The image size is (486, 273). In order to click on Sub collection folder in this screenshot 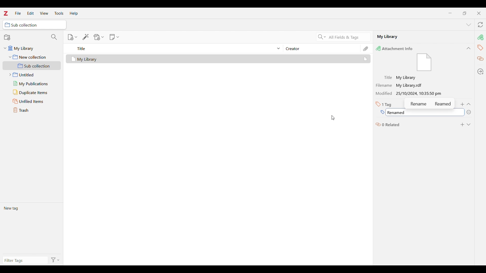, I will do `click(32, 66)`.